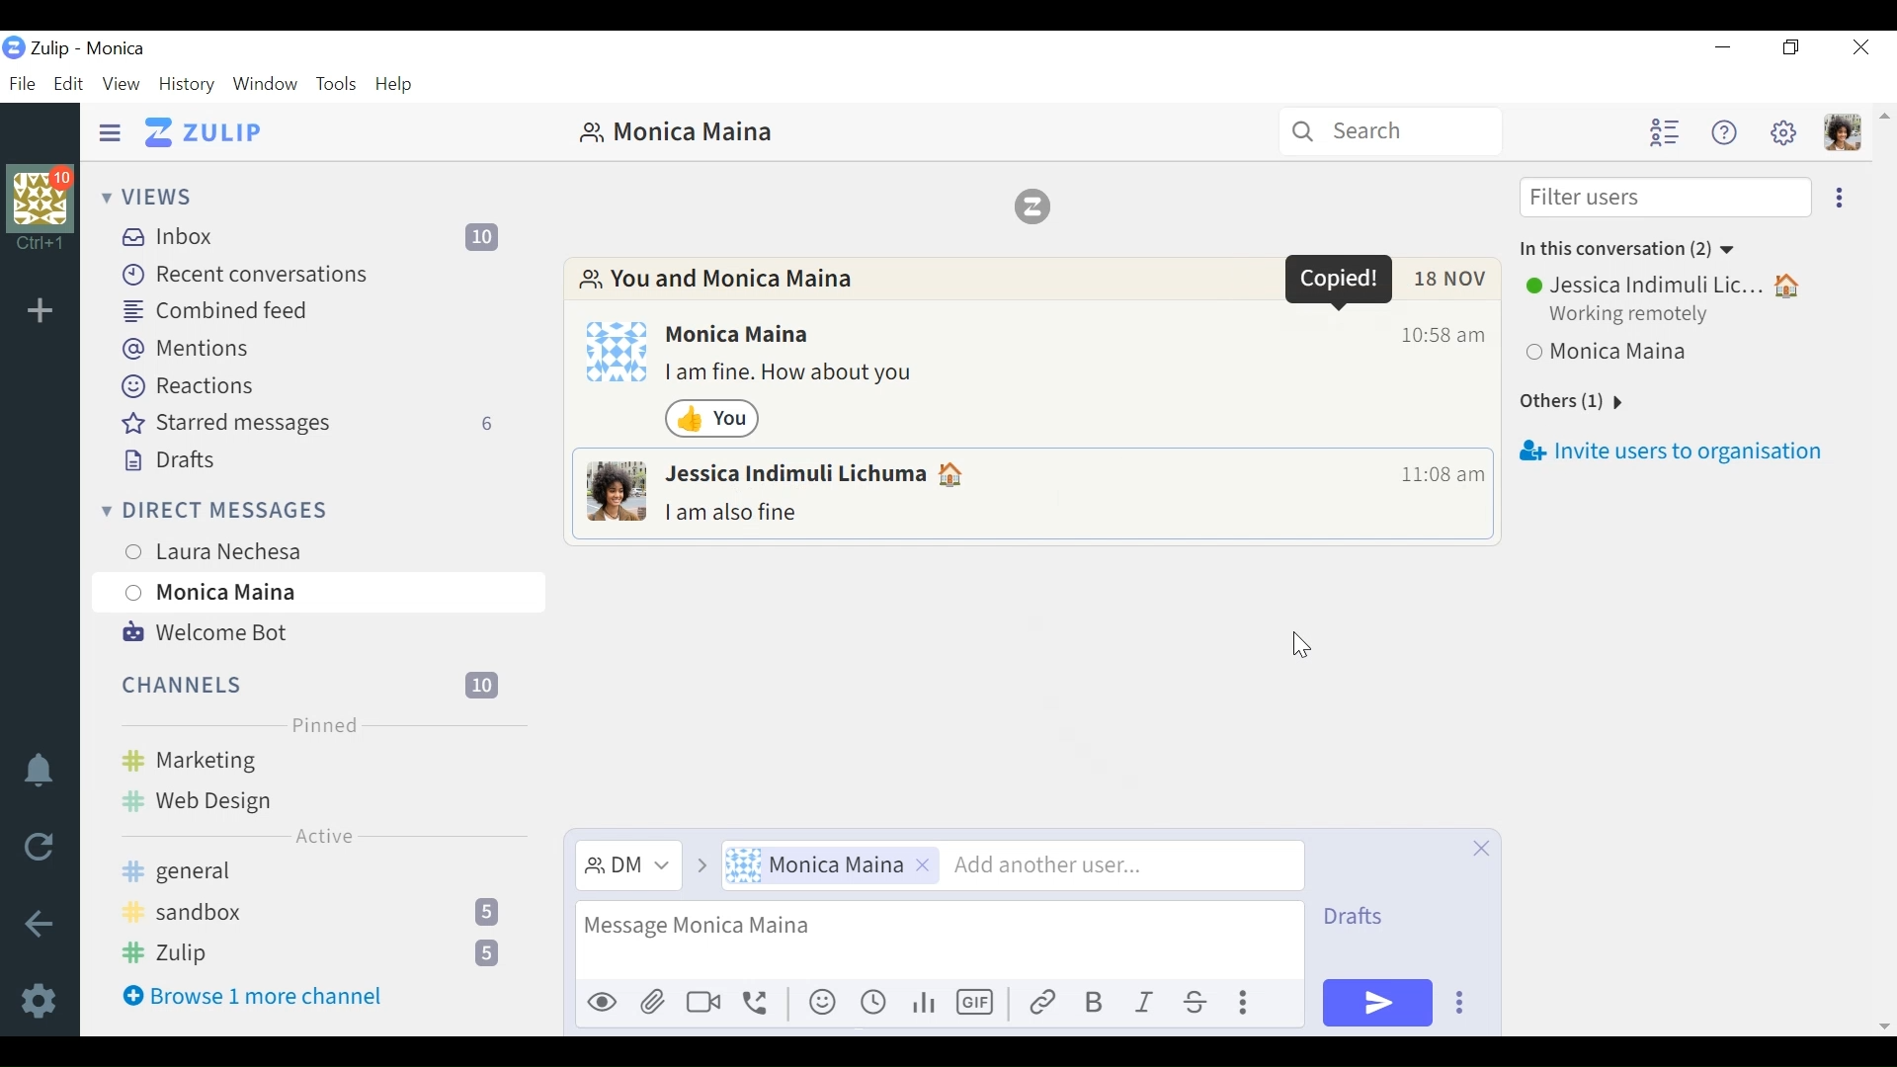 The height and width of the screenshot is (1067, 1897). I want to click on Go back, so click(37, 924).